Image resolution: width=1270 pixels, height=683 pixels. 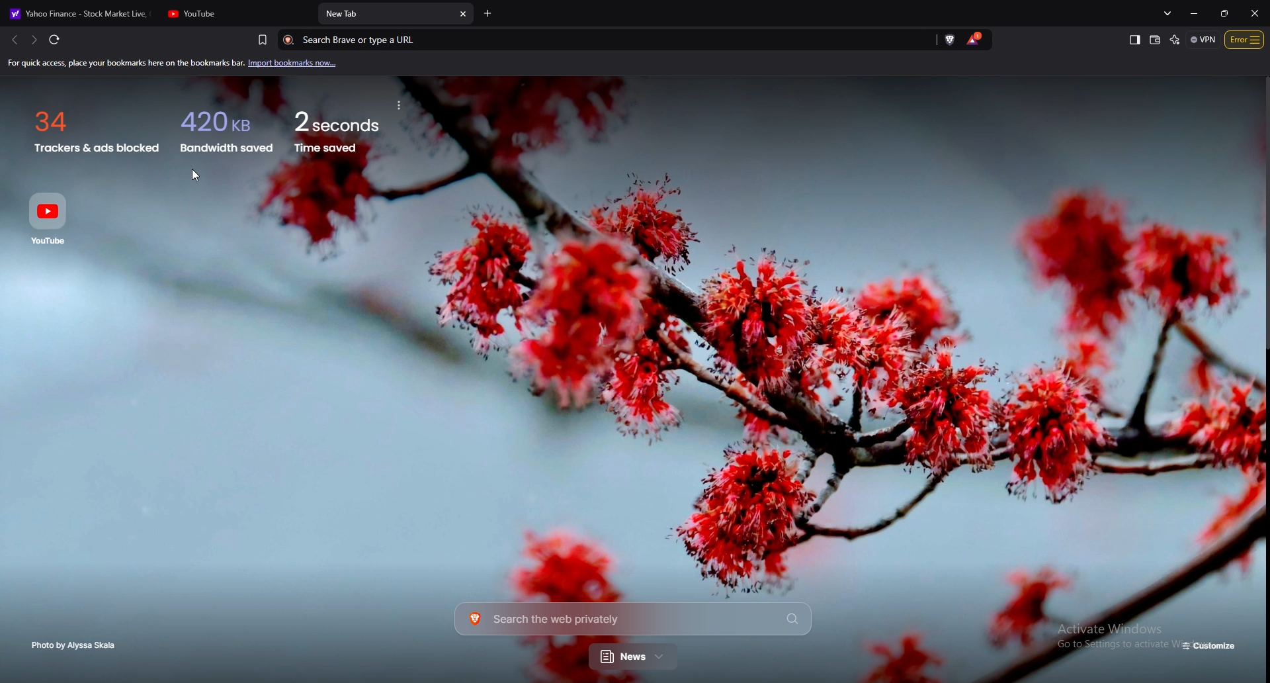 What do you see at coordinates (263, 39) in the screenshot?
I see `bookmark this tab` at bounding box center [263, 39].